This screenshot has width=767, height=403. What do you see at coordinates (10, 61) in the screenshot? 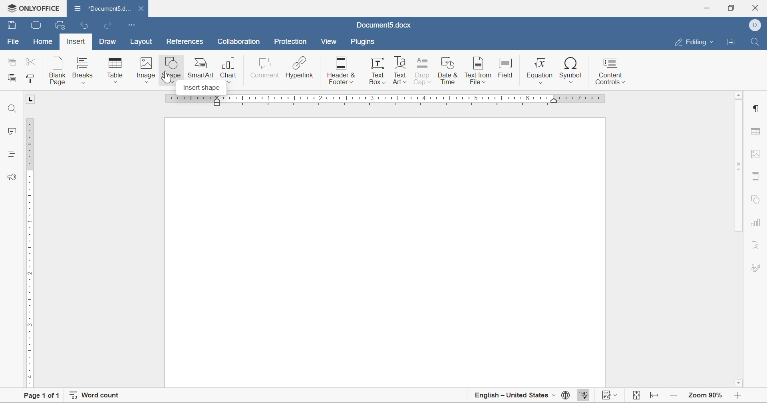
I see `copy` at bounding box center [10, 61].